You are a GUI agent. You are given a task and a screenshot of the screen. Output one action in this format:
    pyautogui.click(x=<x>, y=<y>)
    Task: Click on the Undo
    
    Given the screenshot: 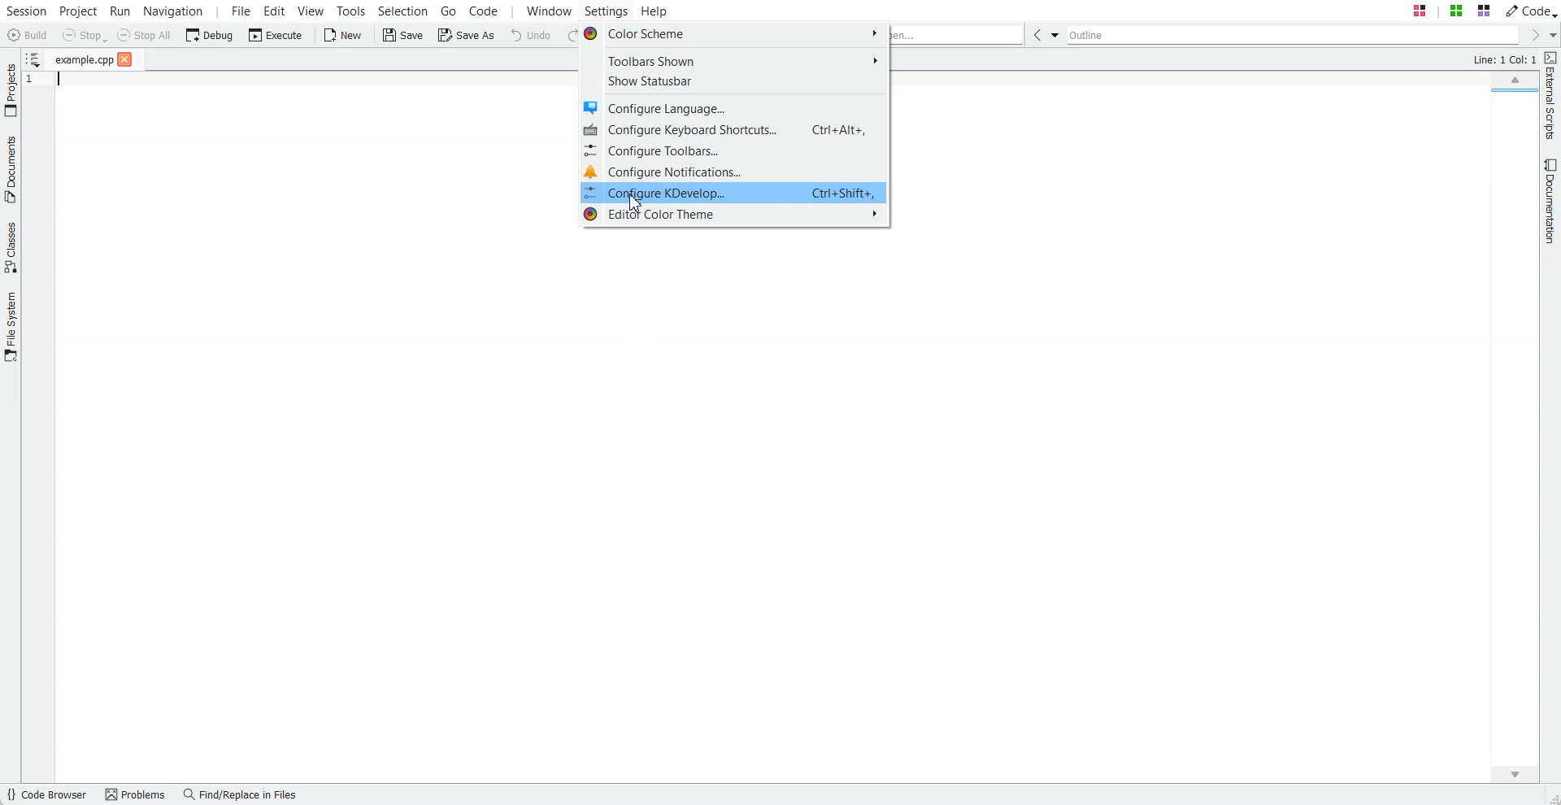 What is the action you would take?
    pyautogui.click(x=531, y=36)
    